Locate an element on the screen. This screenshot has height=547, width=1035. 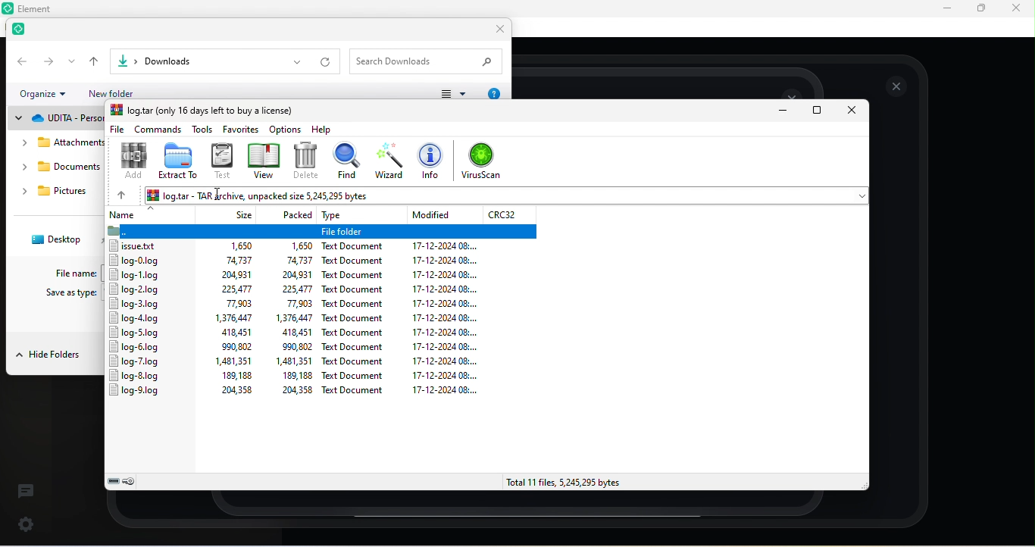
modified date is located at coordinates (431, 217).